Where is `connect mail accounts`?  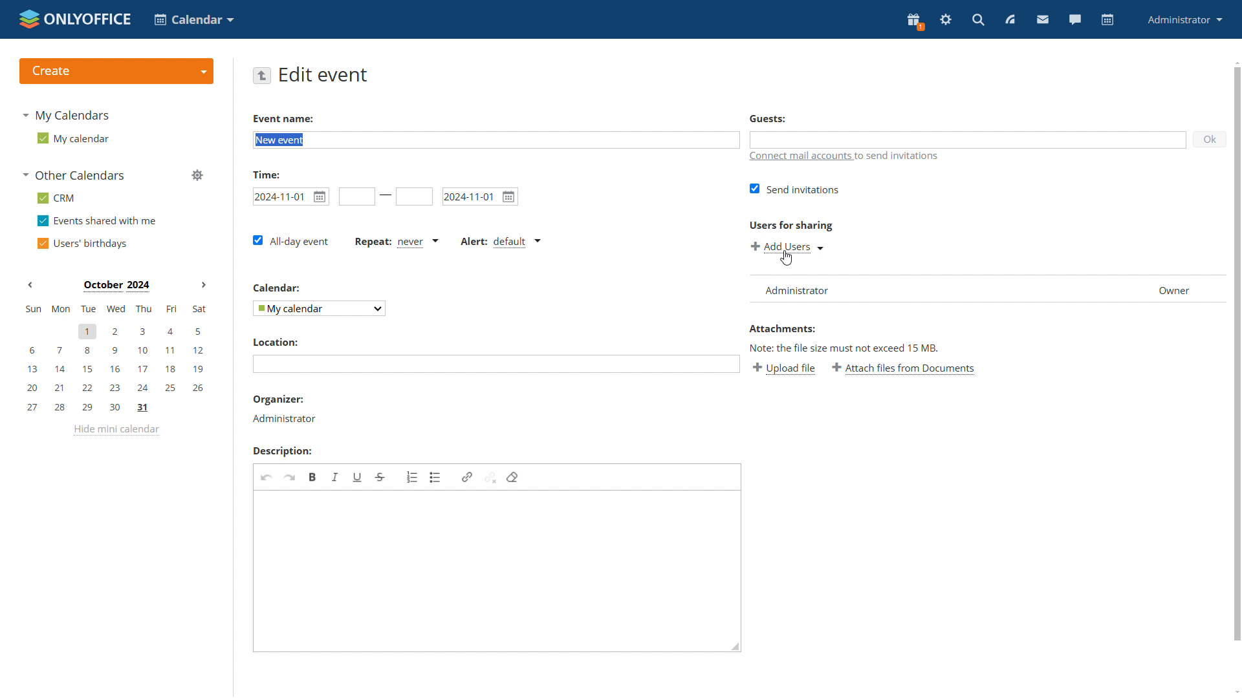 connect mail accounts is located at coordinates (799, 157).